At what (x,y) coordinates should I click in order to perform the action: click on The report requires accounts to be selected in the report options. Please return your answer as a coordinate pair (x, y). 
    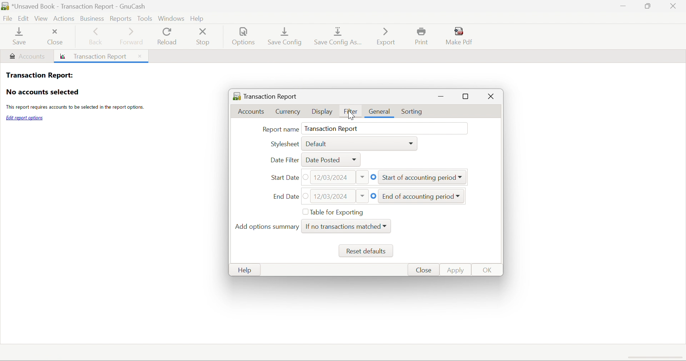
    Looking at the image, I should click on (74, 108).